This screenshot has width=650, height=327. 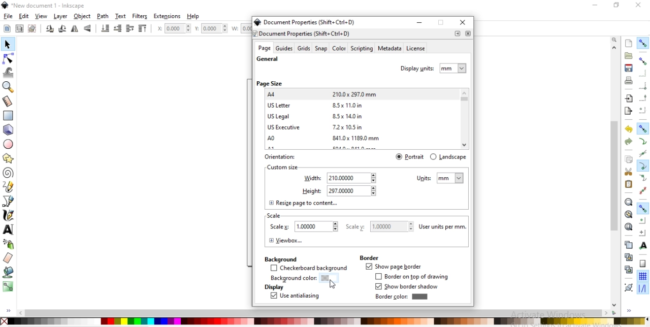 What do you see at coordinates (628, 202) in the screenshot?
I see `zoom to fit selection` at bounding box center [628, 202].